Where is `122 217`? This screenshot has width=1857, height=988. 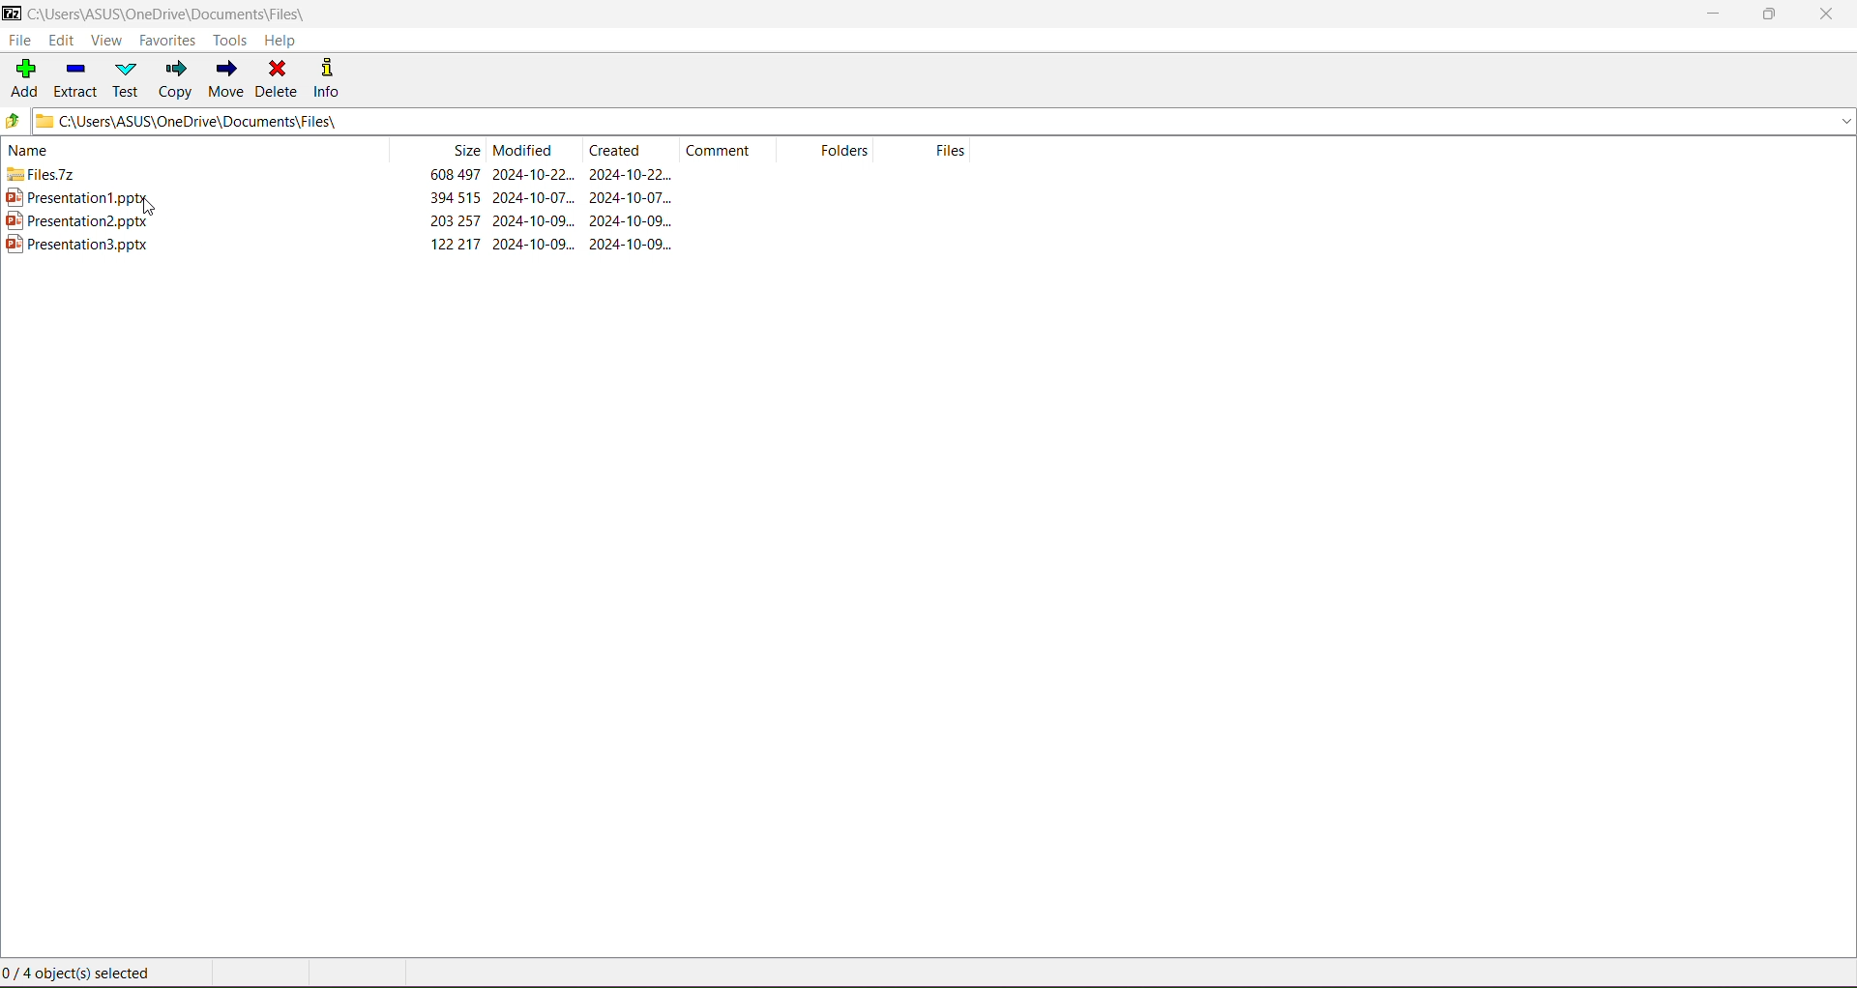
122 217 is located at coordinates (455, 245).